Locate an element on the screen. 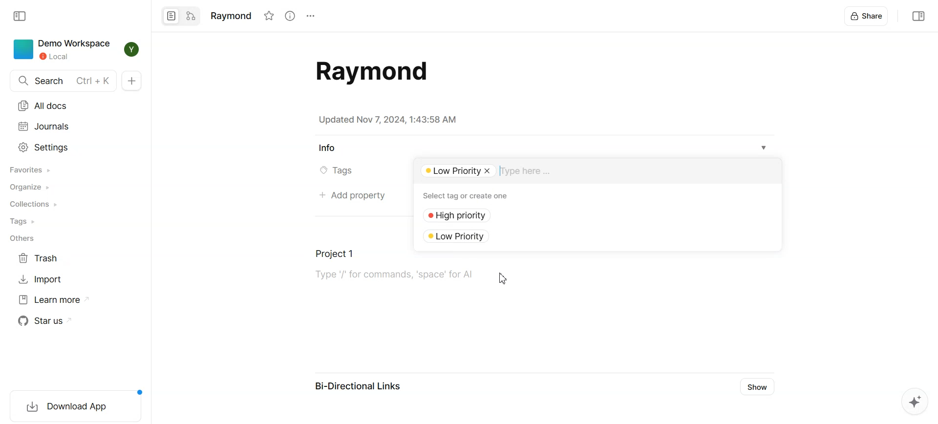  Document template is located at coordinates (368, 71).